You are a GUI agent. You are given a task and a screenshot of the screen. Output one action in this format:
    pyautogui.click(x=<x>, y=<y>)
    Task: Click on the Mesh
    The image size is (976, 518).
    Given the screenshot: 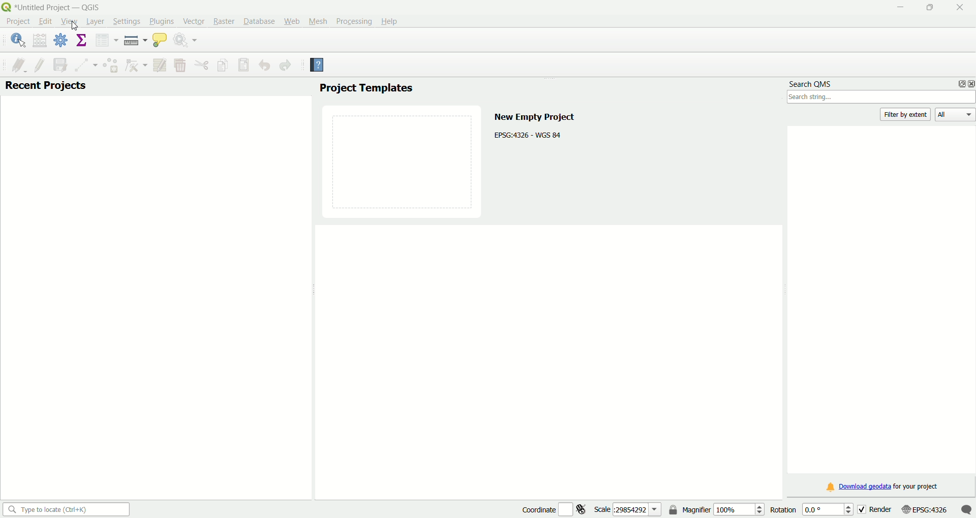 What is the action you would take?
    pyautogui.click(x=317, y=21)
    